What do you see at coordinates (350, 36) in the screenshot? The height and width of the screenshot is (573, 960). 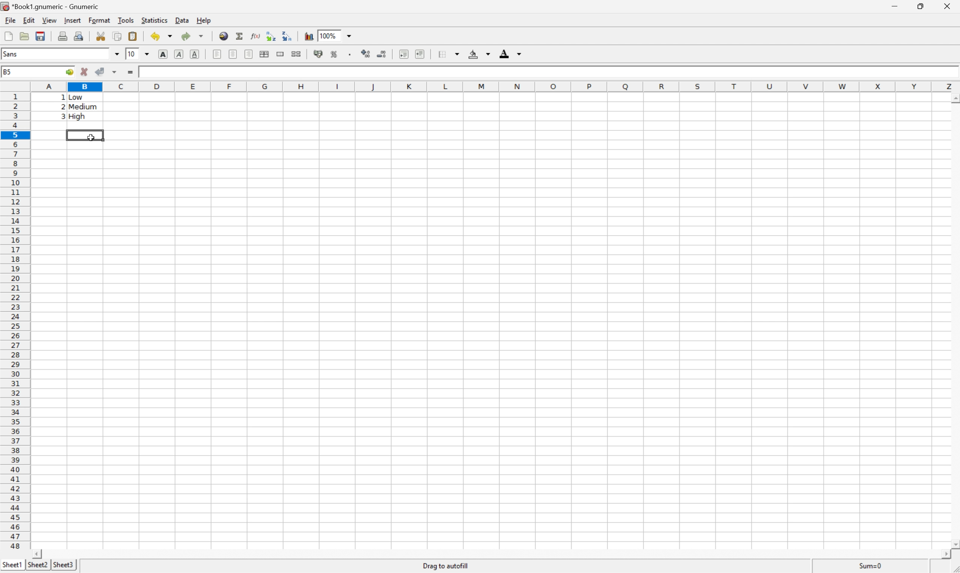 I see `Drop Down` at bounding box center [350, 36].